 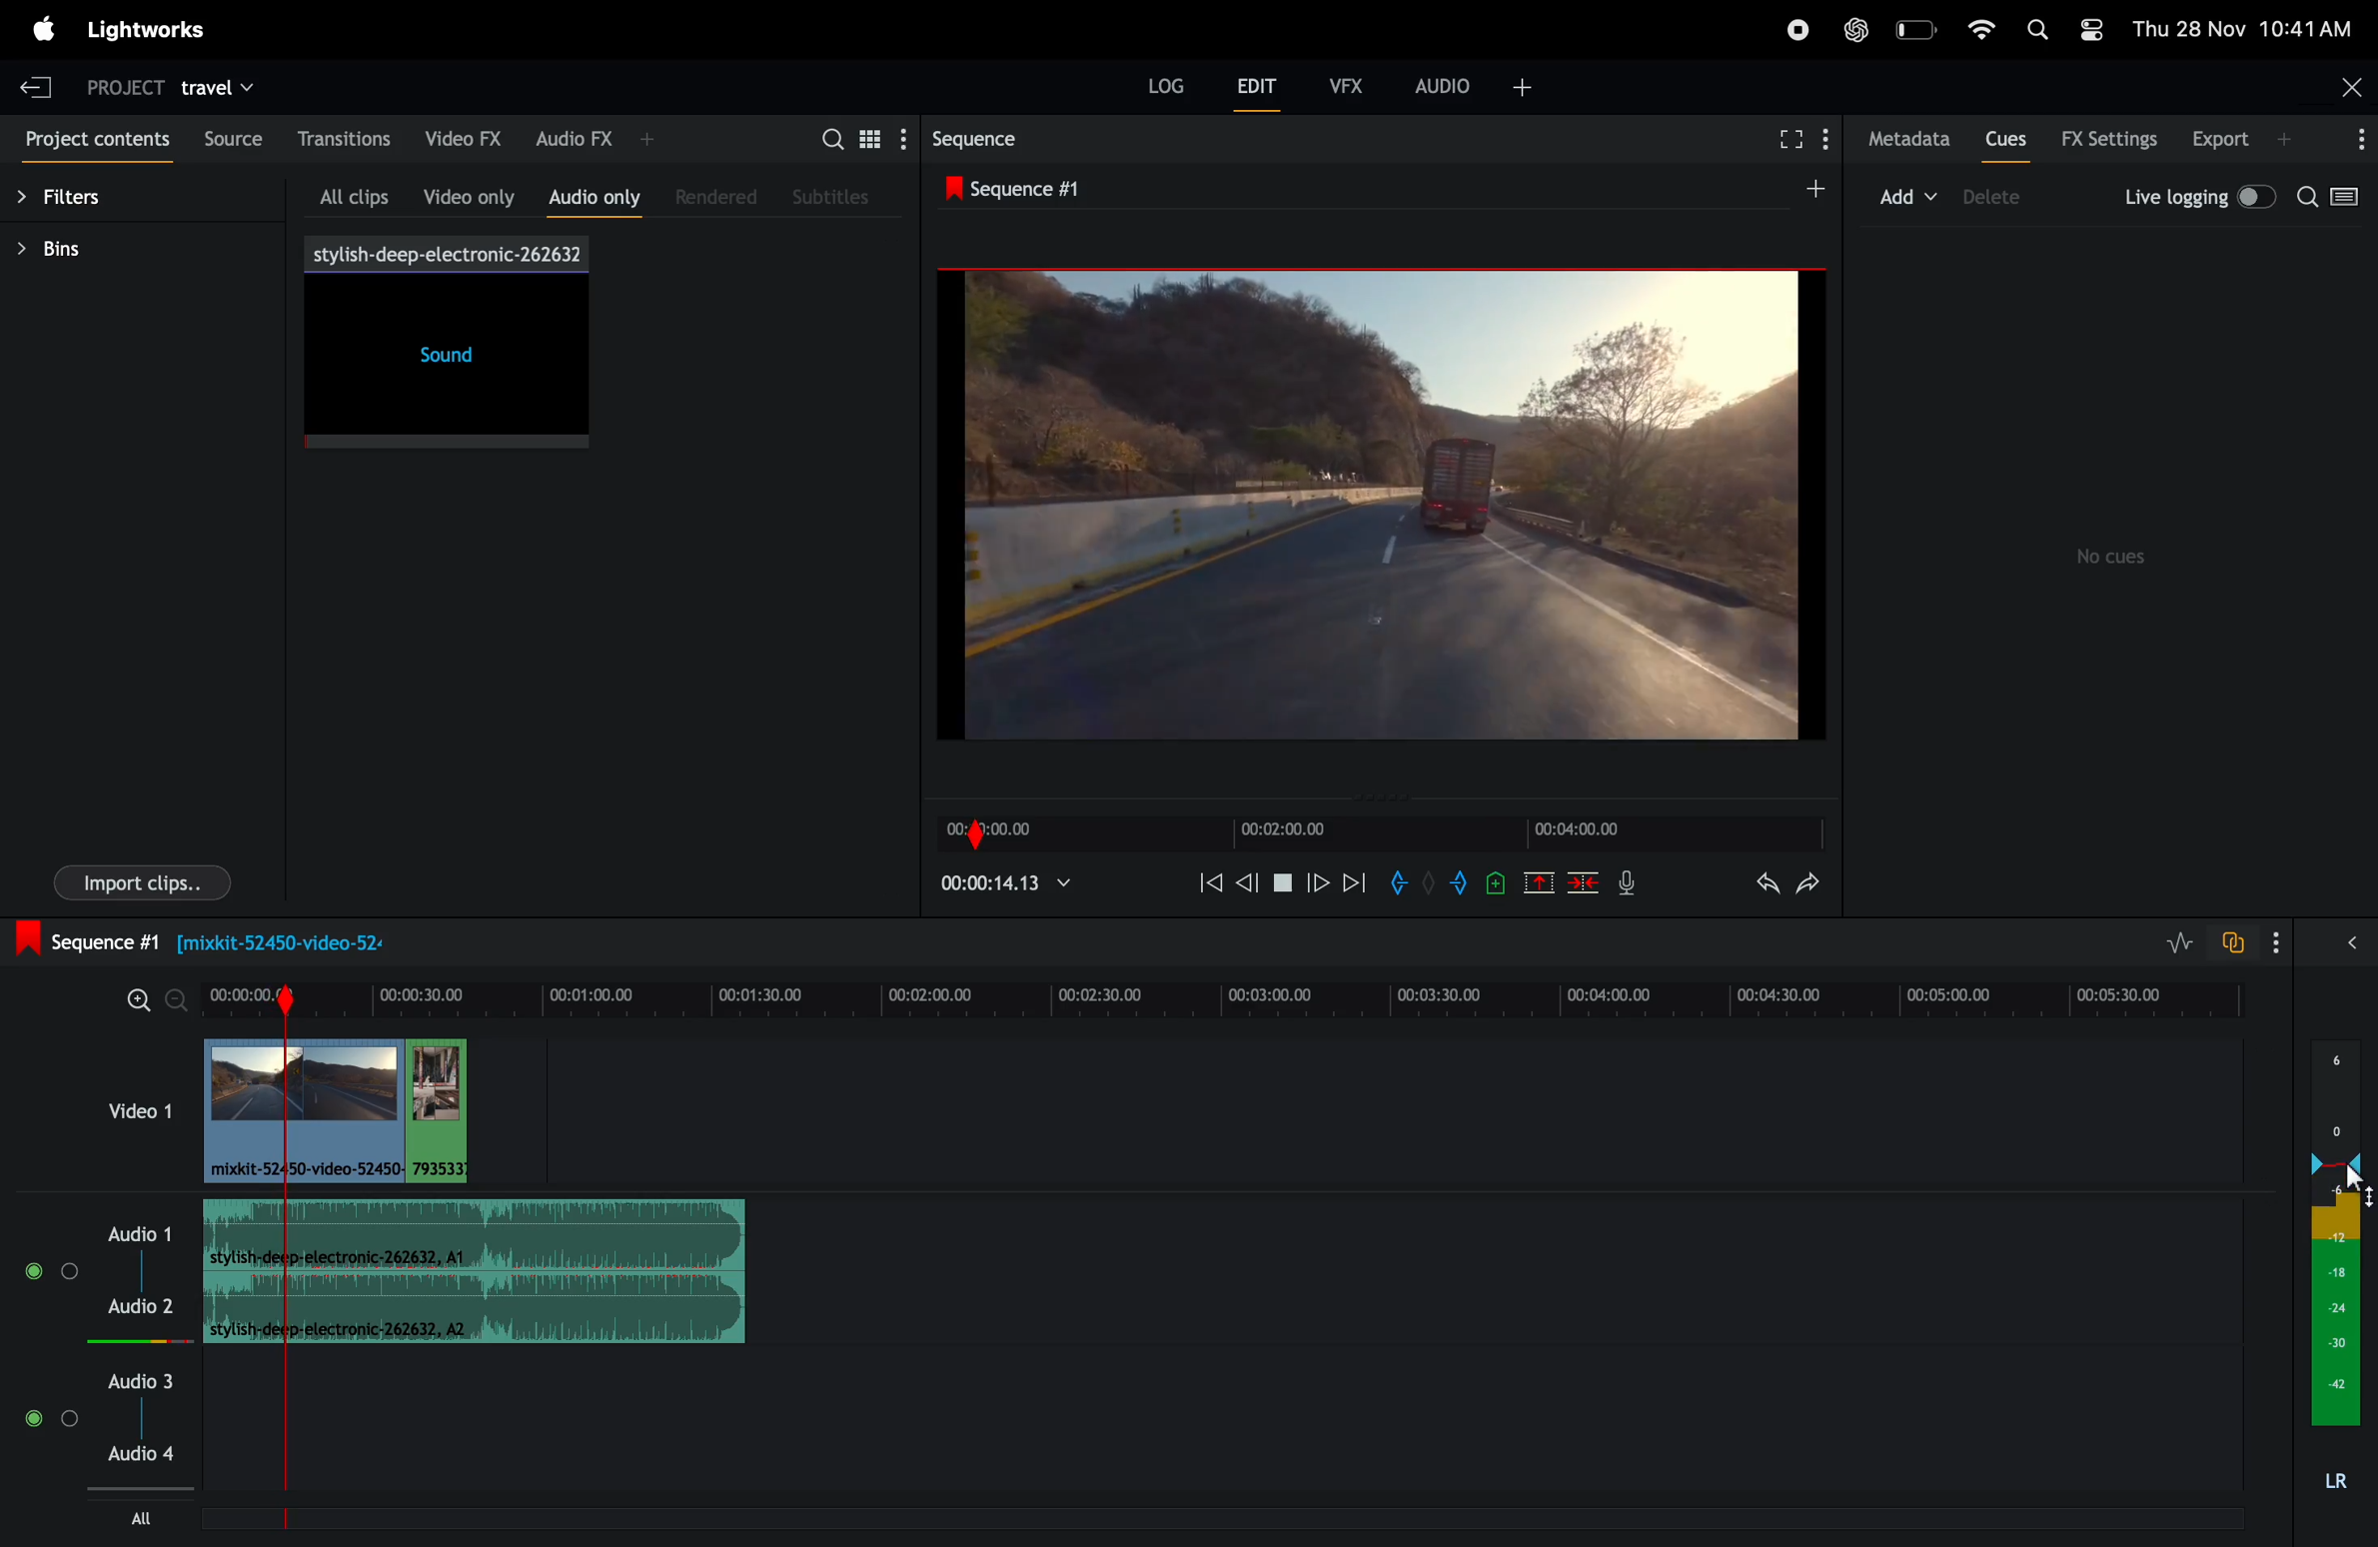 What do you see at coordinates (590, 198) in the screenshot?
I see `audio only` at bounding box center [590, 198].